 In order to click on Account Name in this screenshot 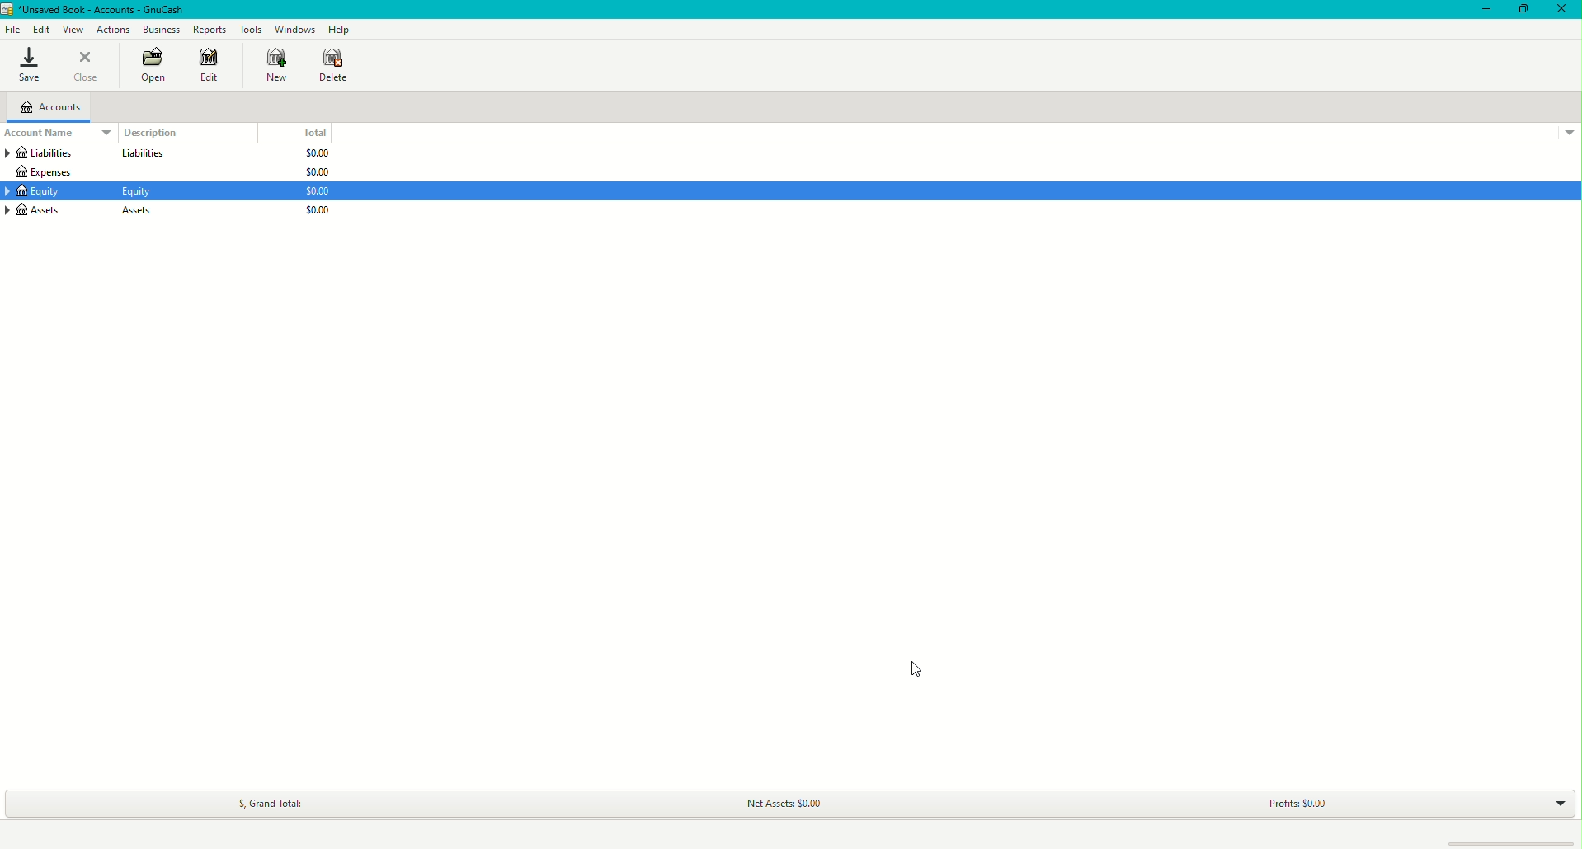, I will do `click(49, 133)`.